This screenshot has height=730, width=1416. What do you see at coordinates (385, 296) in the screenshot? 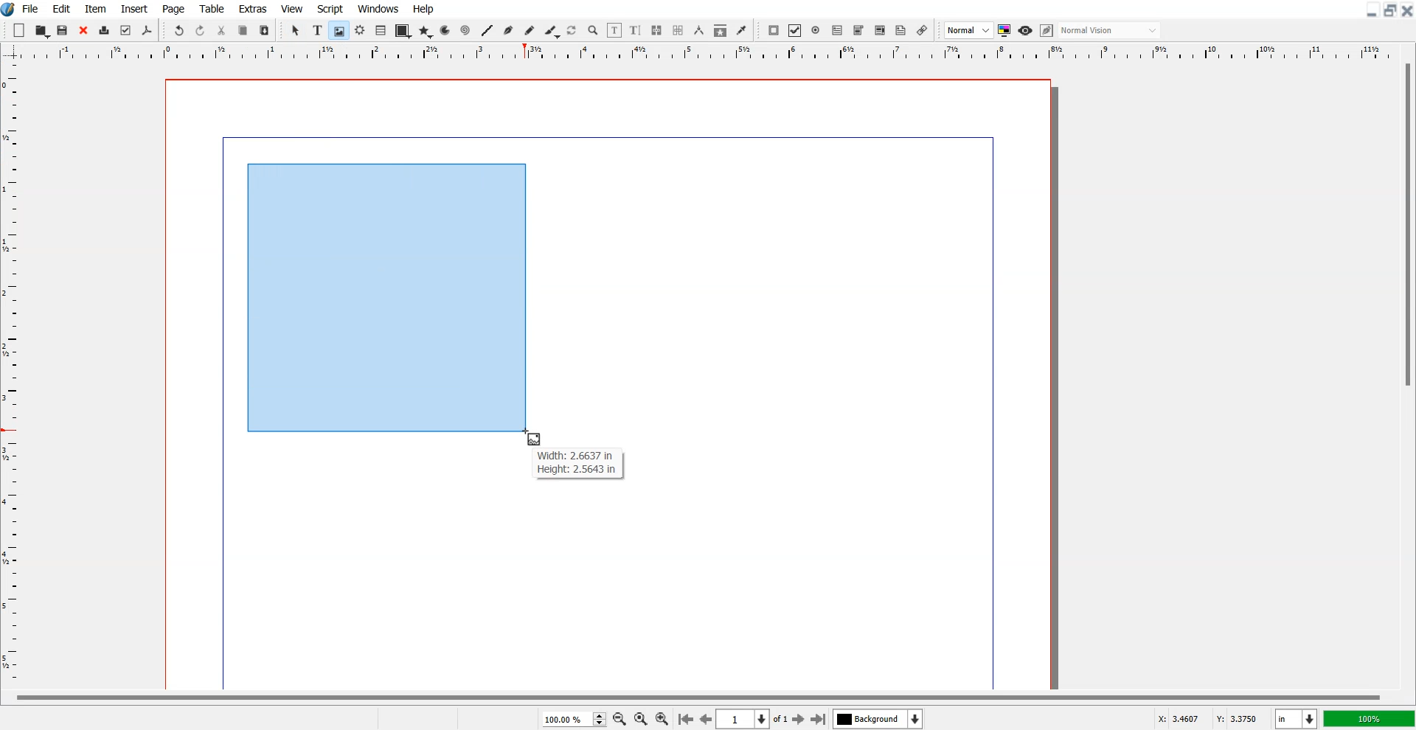
I see `Image Frame` at bounding box center [385, 296].